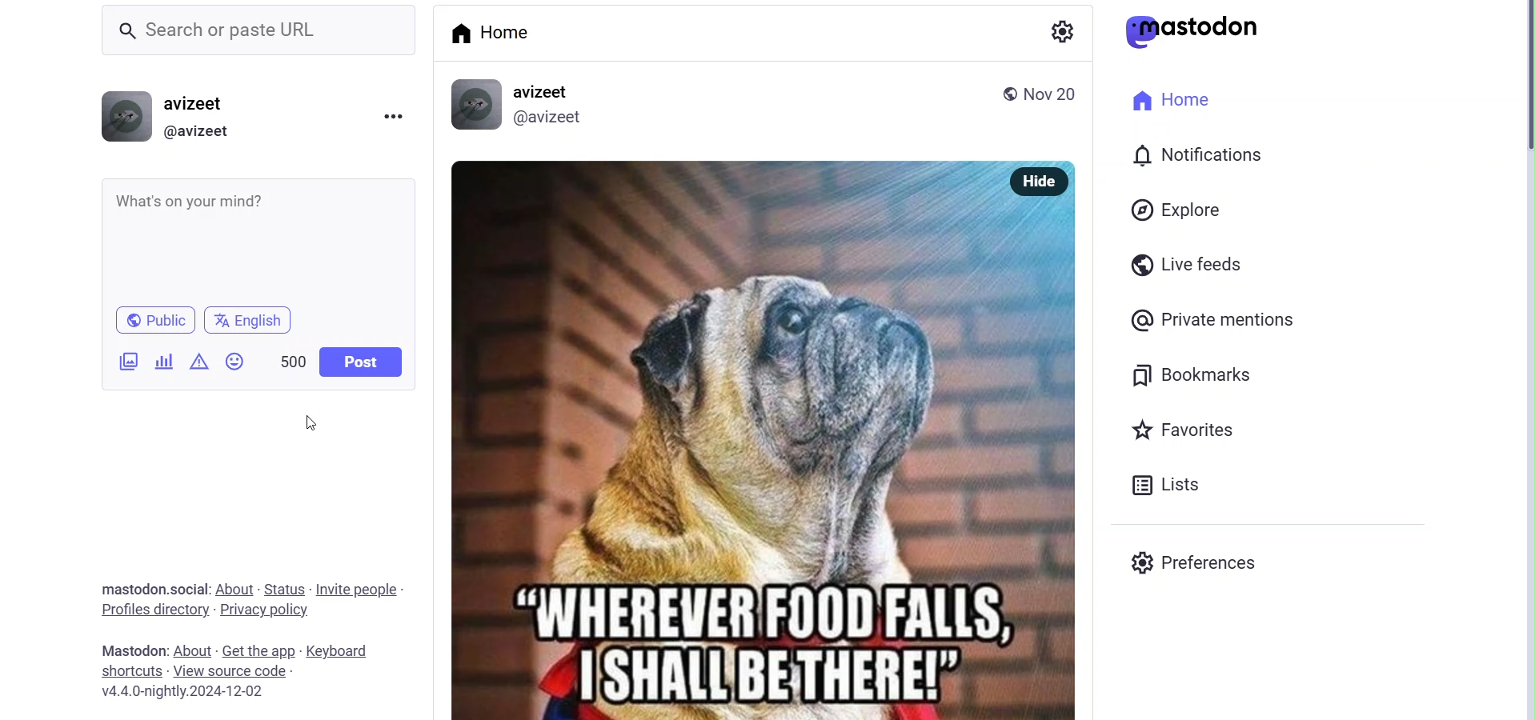 This screenshot has width=1535, height=720. I want to click on avizeet, so click(546, 92).